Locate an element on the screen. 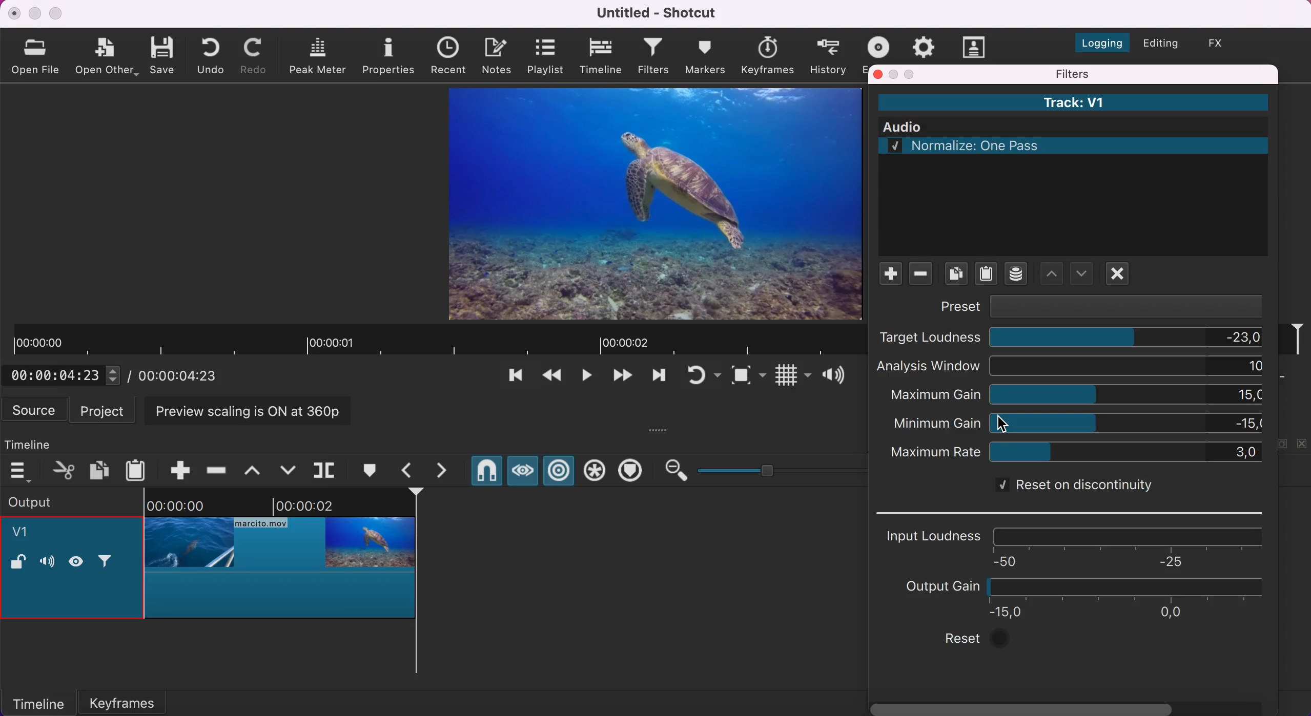 This screenshot has height=716, width=1311. current position is located at coordinates (66, 375).